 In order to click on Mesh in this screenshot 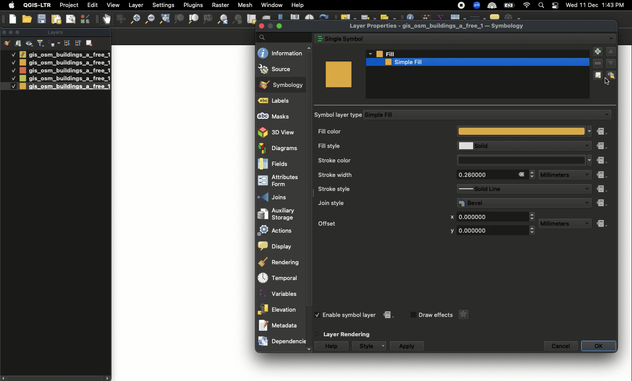, I will do `click(244, 5)`.